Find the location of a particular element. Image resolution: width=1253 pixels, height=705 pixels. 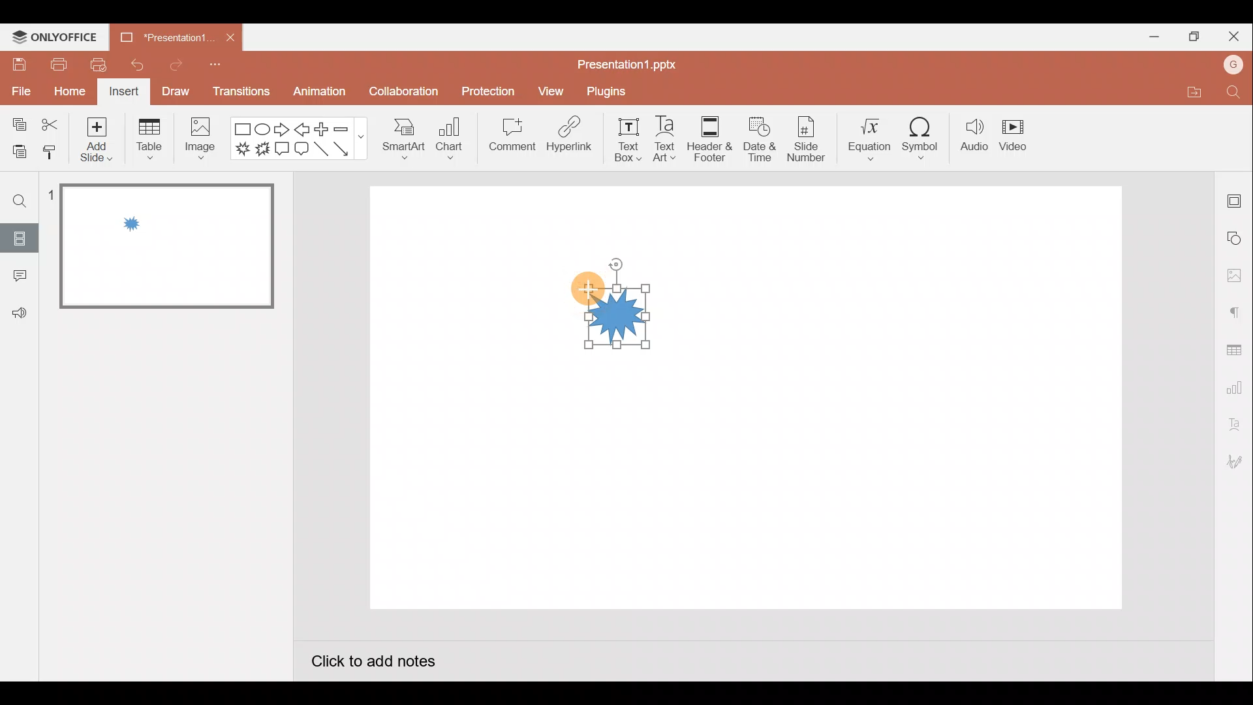

Minus is located at coordinates (344, 127).